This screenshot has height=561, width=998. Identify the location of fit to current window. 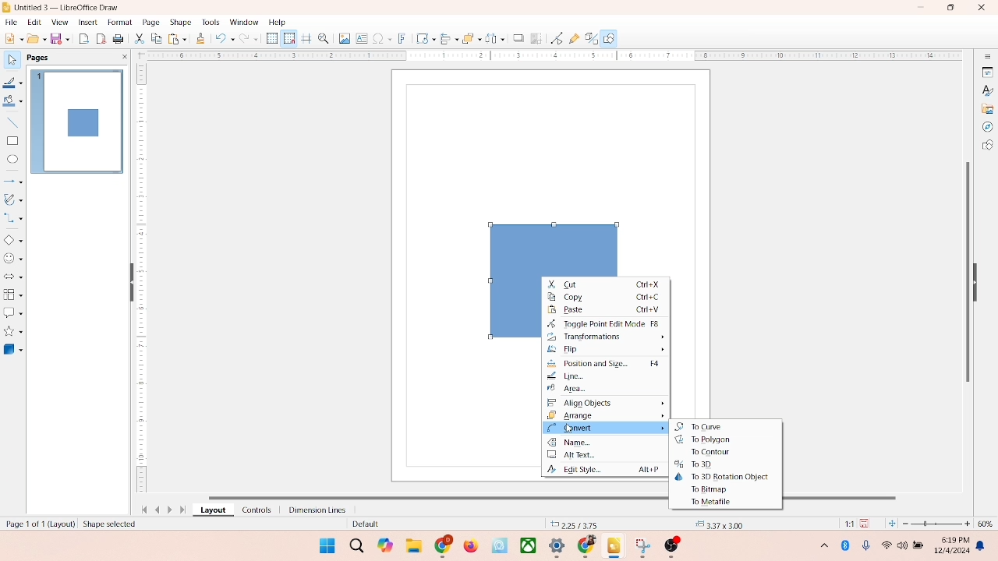
(891, 524).